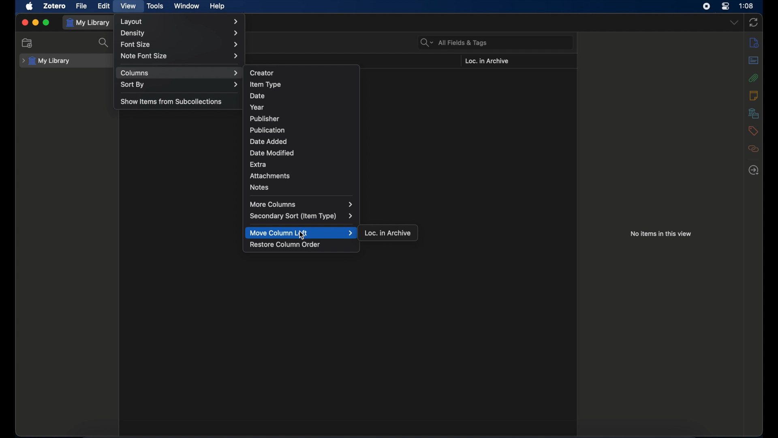 Image resolution: width=778 pixels, height=438 pixels. Describe the element at coordinates (285, 245) in the screenshot. I see `restore column order` at that location.